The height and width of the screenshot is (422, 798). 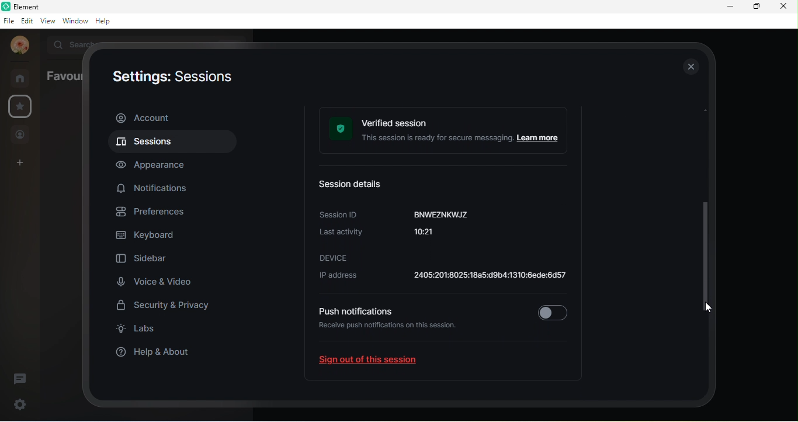 I want to click on account, so click(x=171, y=117).